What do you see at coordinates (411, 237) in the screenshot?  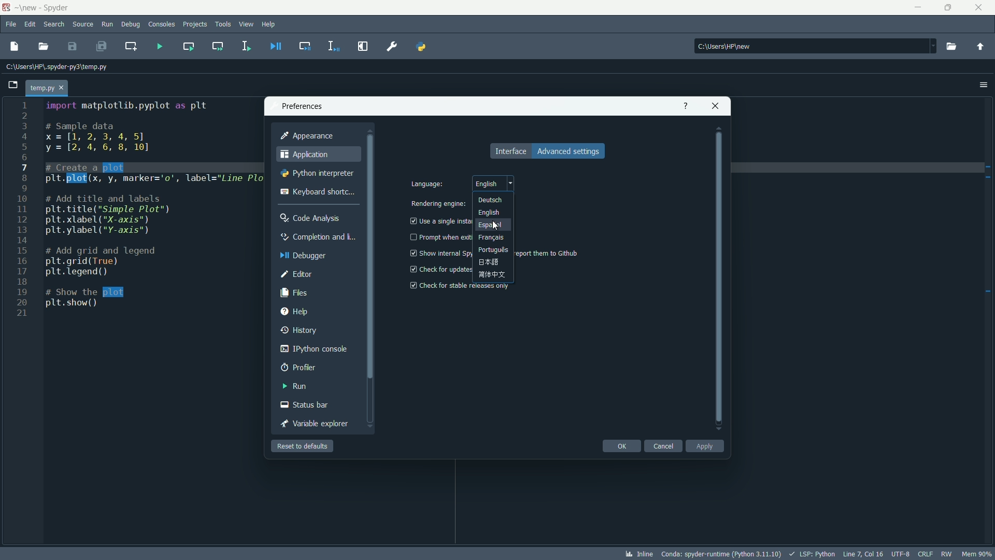 I see `check box` at bounding box center [411, 237].